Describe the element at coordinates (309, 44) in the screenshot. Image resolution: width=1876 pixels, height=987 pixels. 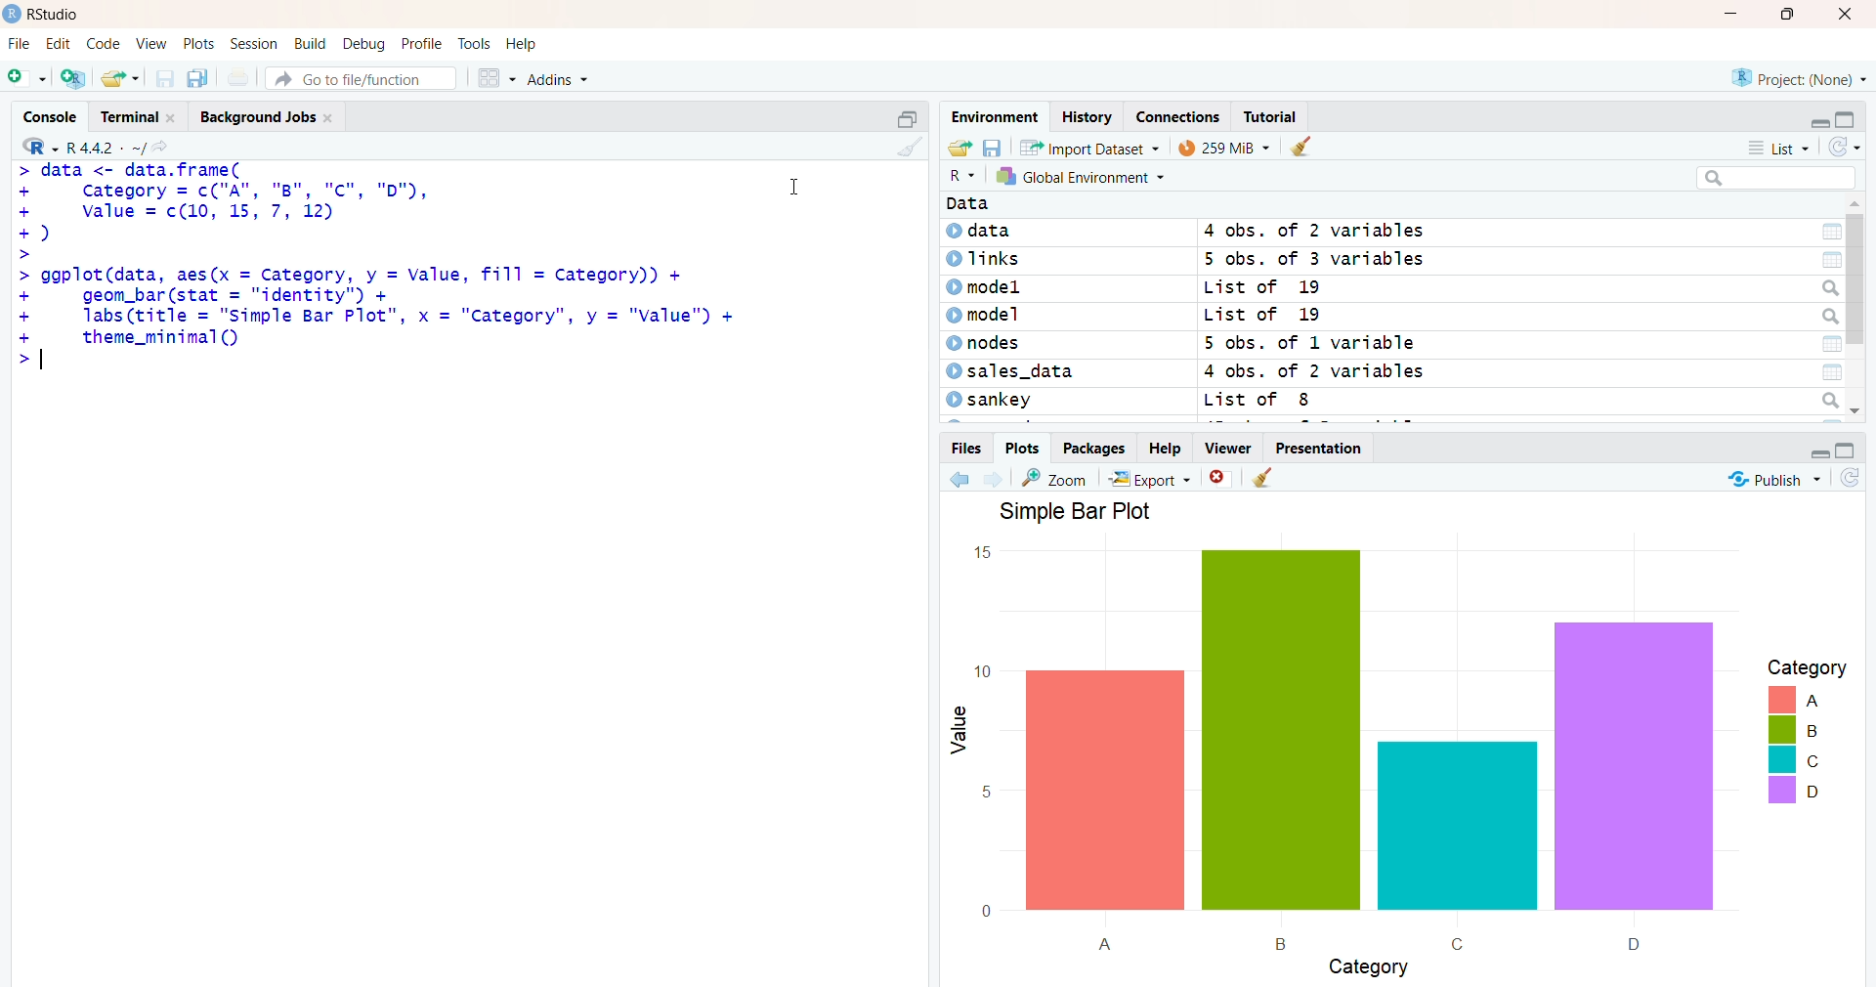
I see `build` at that location.